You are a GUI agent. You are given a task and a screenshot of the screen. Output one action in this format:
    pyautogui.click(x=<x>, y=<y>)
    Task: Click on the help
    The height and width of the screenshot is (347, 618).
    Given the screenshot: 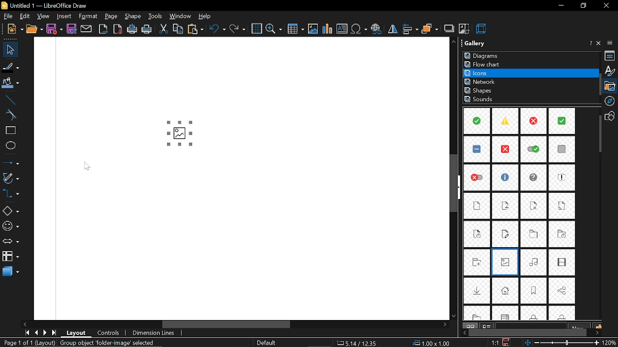 What is the action you would take?
    pyautogui.click(x=204, y=16)
    